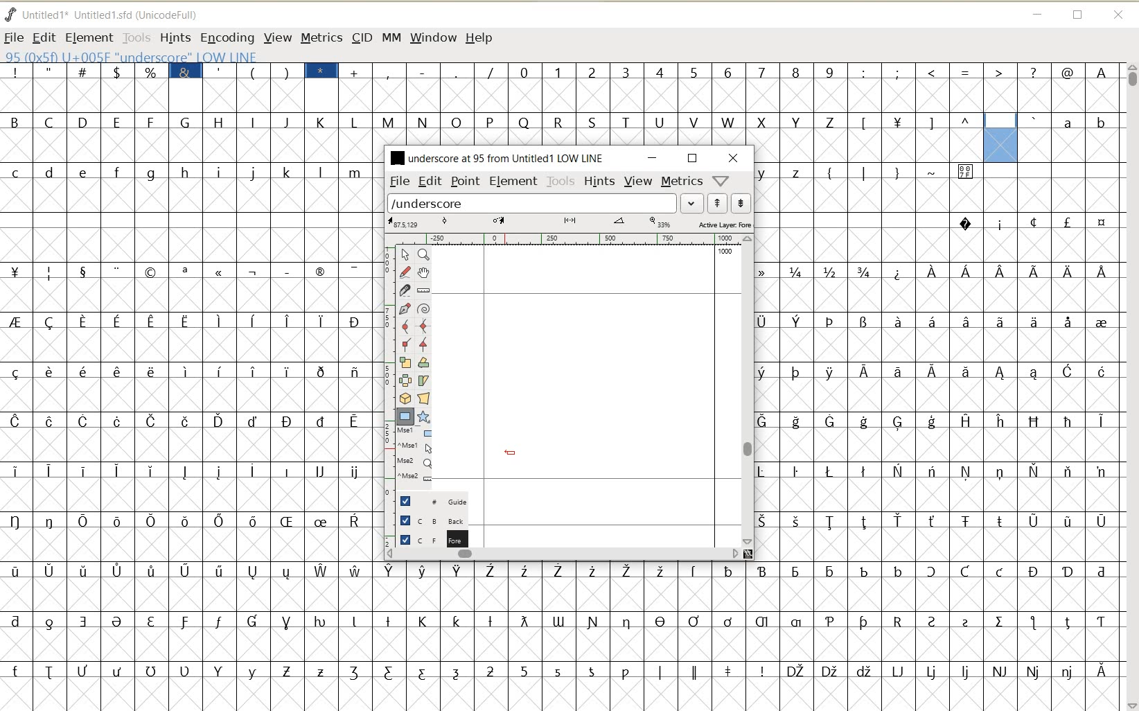  What do you see at coordinates (1120, 16) in the screenshot?
I see `CLOSE` at bounding box center [1120, 16].